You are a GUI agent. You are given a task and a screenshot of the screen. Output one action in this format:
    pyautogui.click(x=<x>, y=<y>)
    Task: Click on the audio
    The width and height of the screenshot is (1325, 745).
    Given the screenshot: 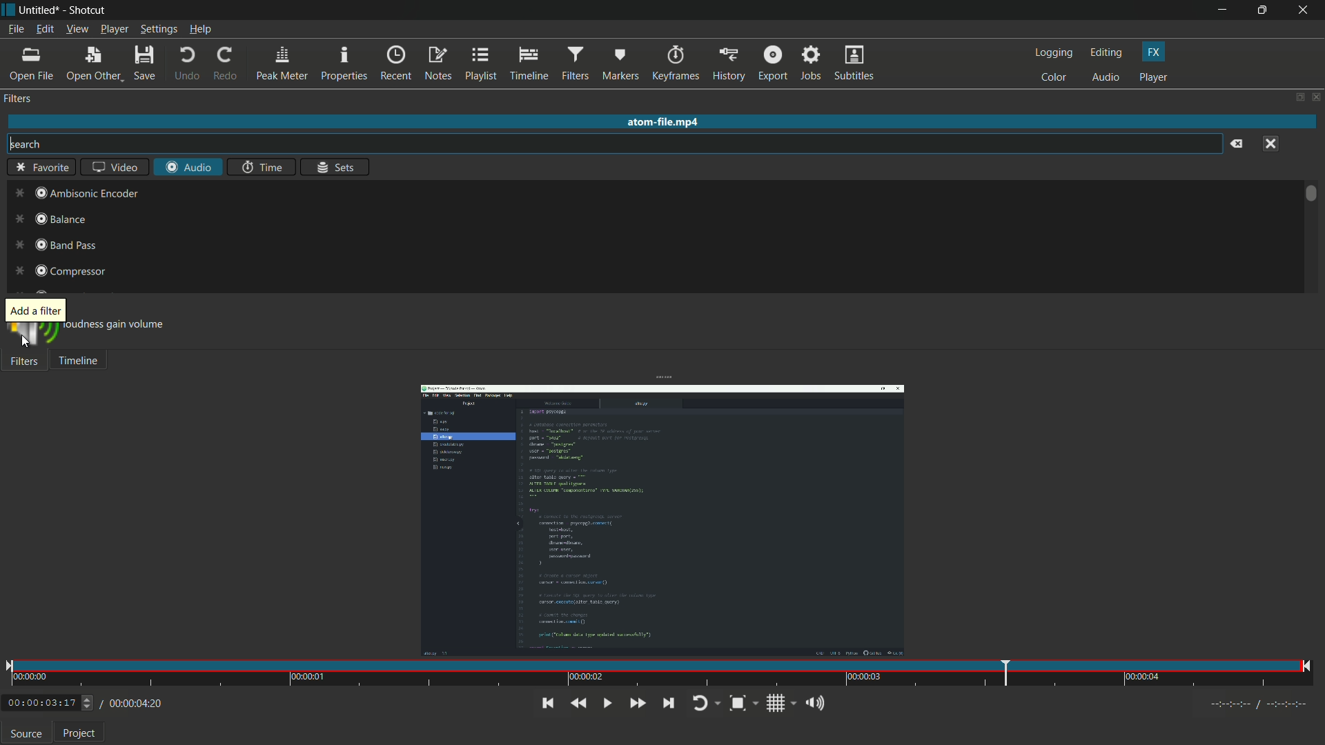 What is the action you would take?
    pyautogui.click(x=1106, y=78)
    